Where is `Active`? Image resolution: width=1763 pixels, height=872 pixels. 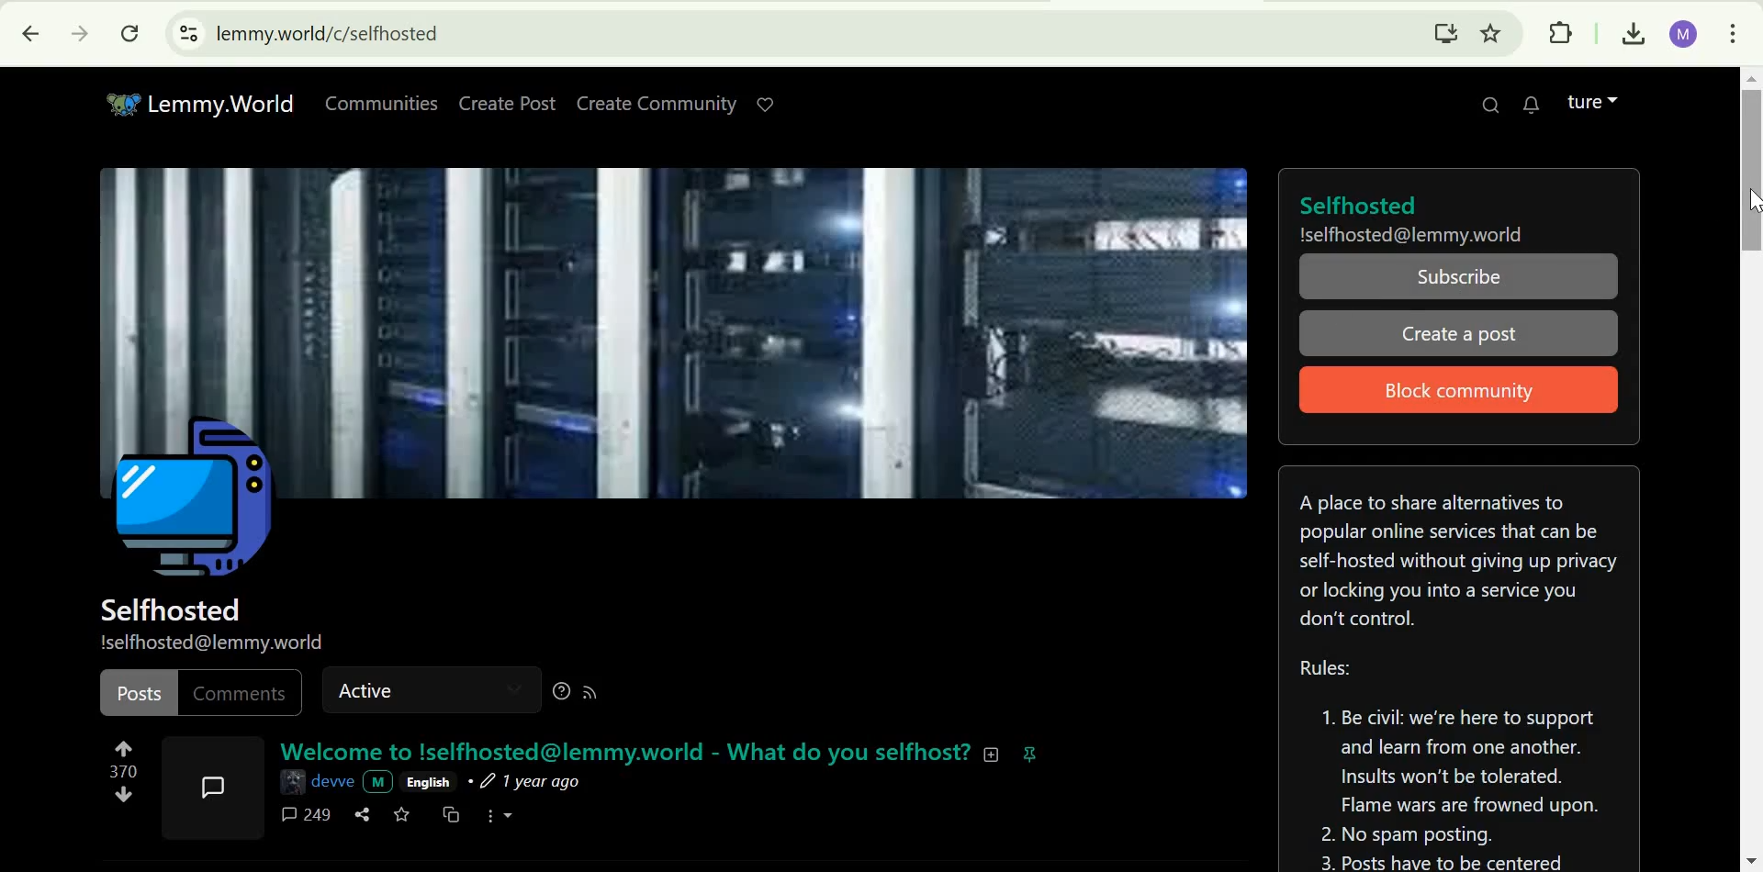
Active is located at coordinates (367, 689).